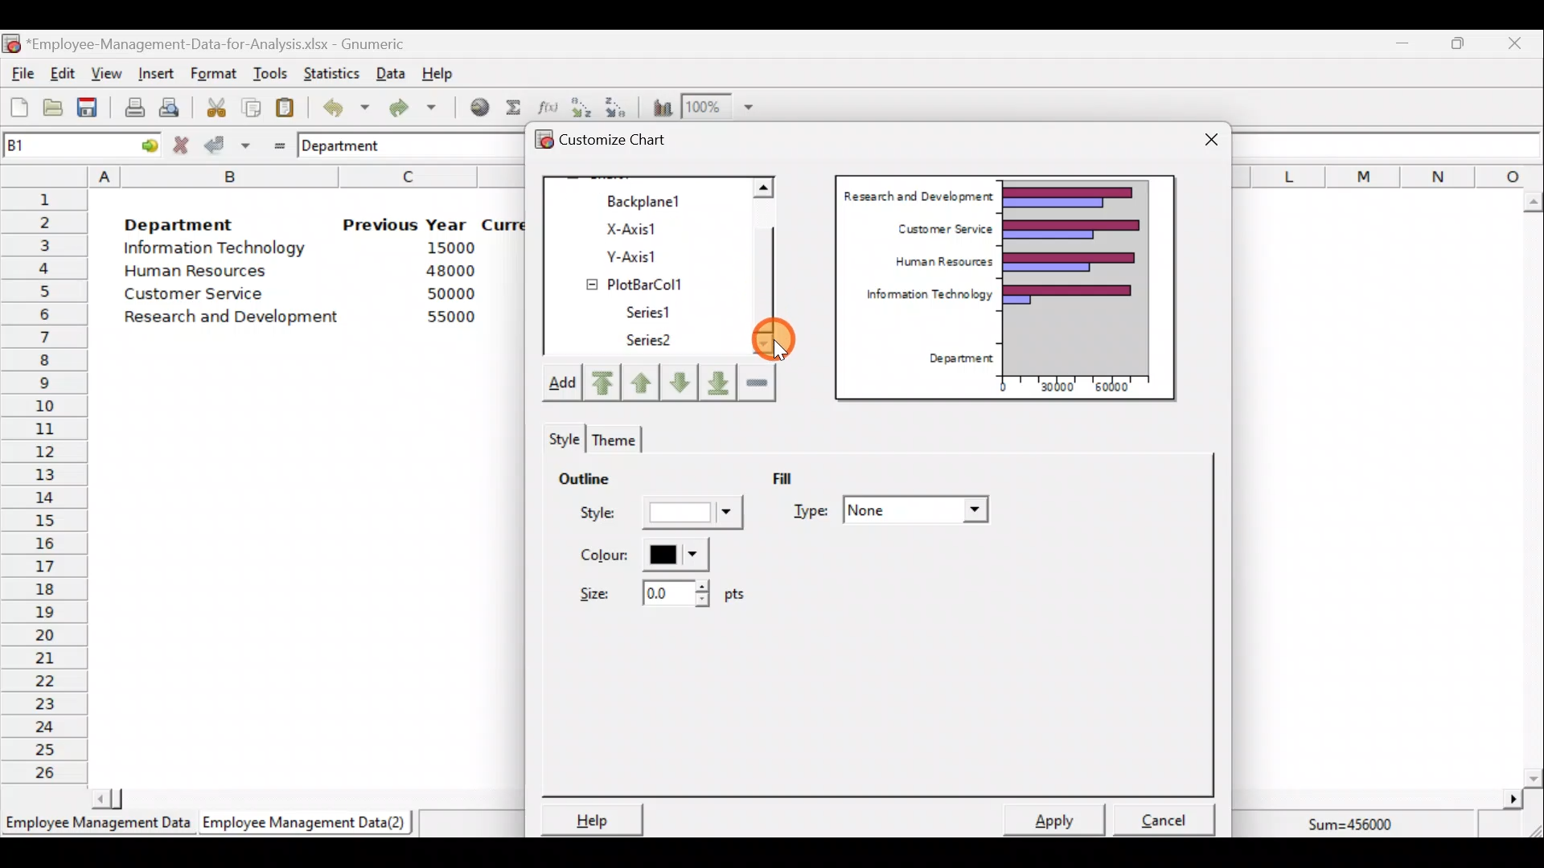 The width and height of the screenshot is (1544, 868). I want to click on Sum into the current cell, so click(511, 107).